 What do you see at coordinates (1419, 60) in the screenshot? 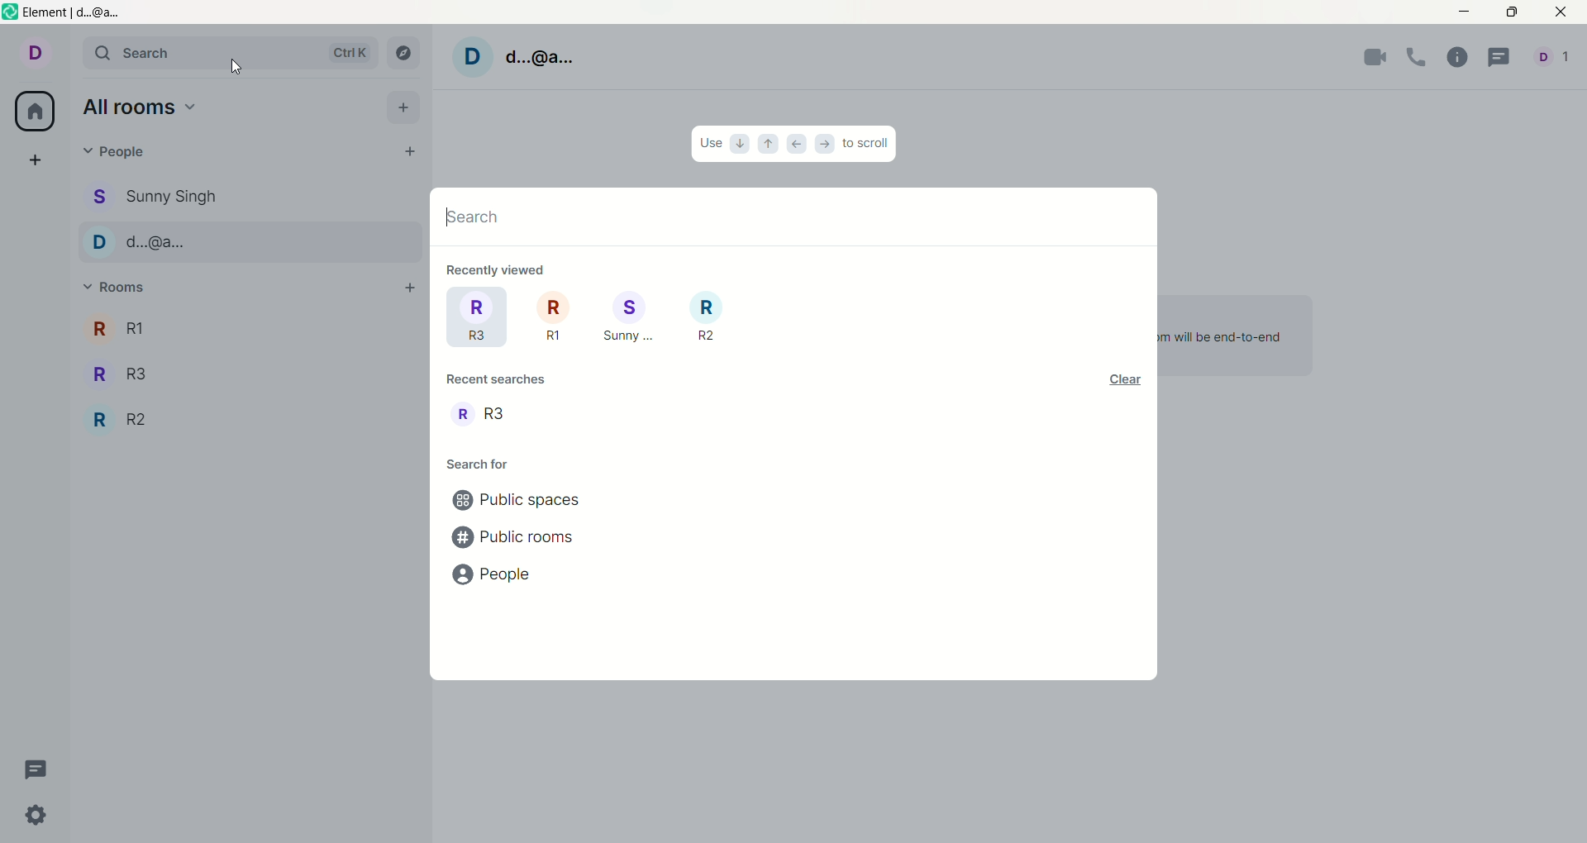
I see `voice call` at bounding box center [1419, 60].